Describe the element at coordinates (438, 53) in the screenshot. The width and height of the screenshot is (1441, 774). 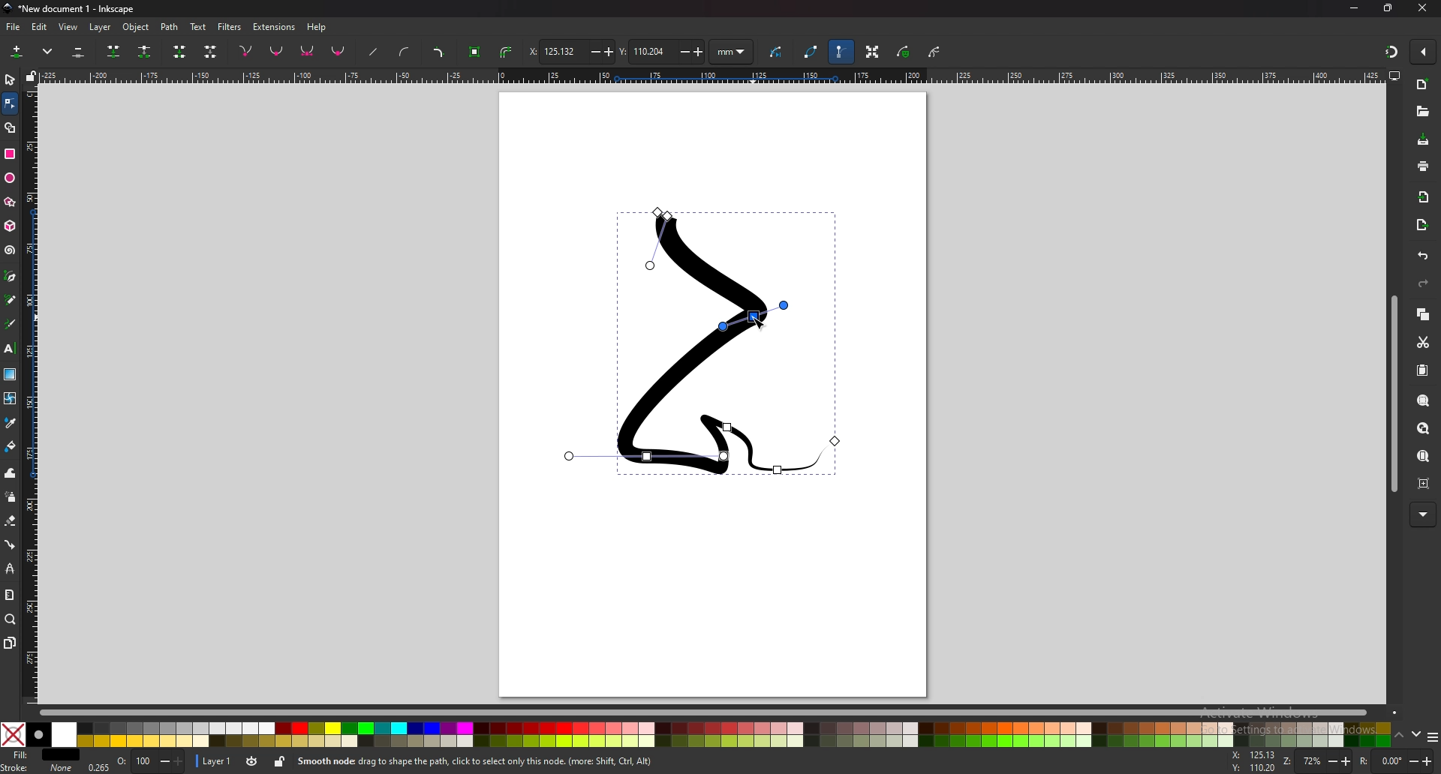
I see `add corners lpe` at that location.